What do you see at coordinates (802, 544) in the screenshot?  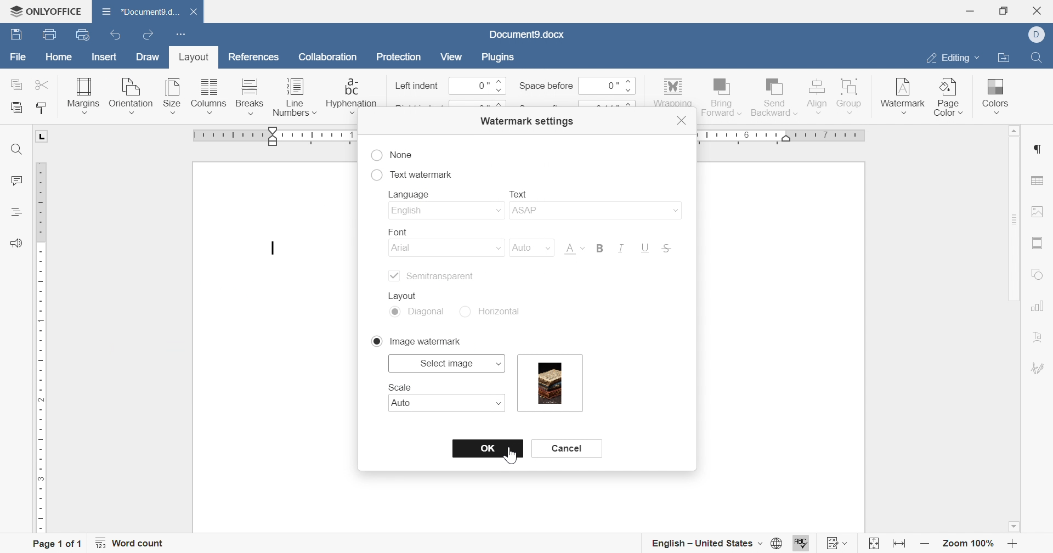 I see `spell checking` at bounding box center [802, 544].